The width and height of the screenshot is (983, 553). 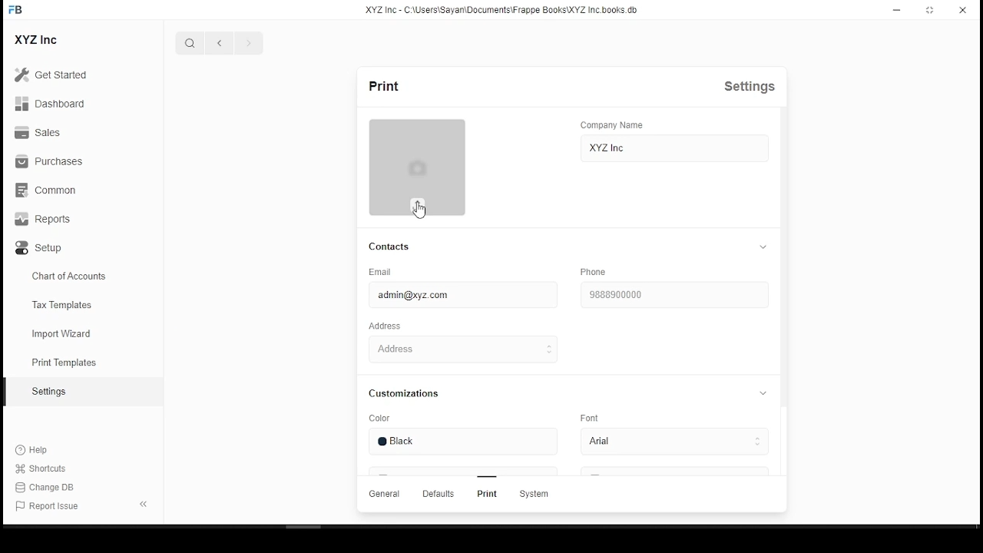 I want to click on collapse, so click(x=763, y=394).